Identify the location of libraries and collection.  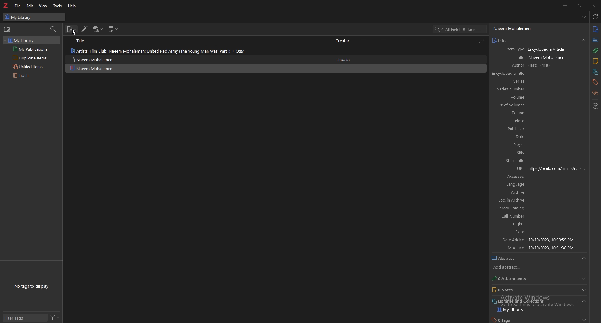
(531, 300).